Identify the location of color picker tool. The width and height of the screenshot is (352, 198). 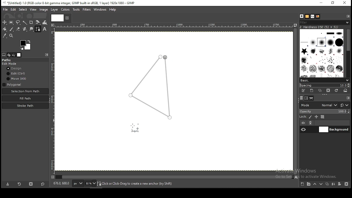
(5, 36).